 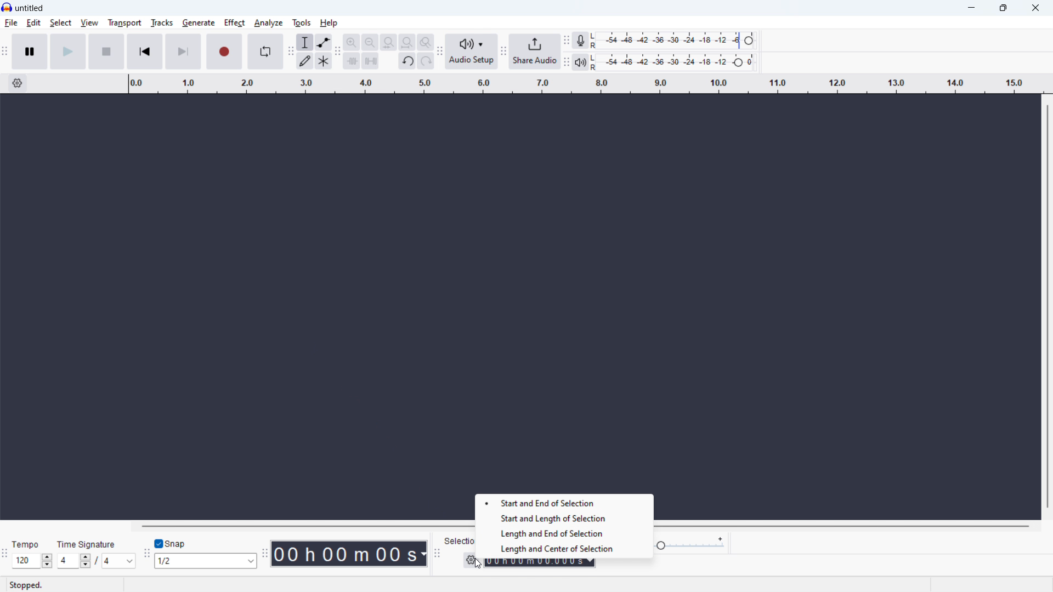 What do you see at coordinates (1034, 8) in the screenshot?
I see `close` at bounding box center [1034, 8].